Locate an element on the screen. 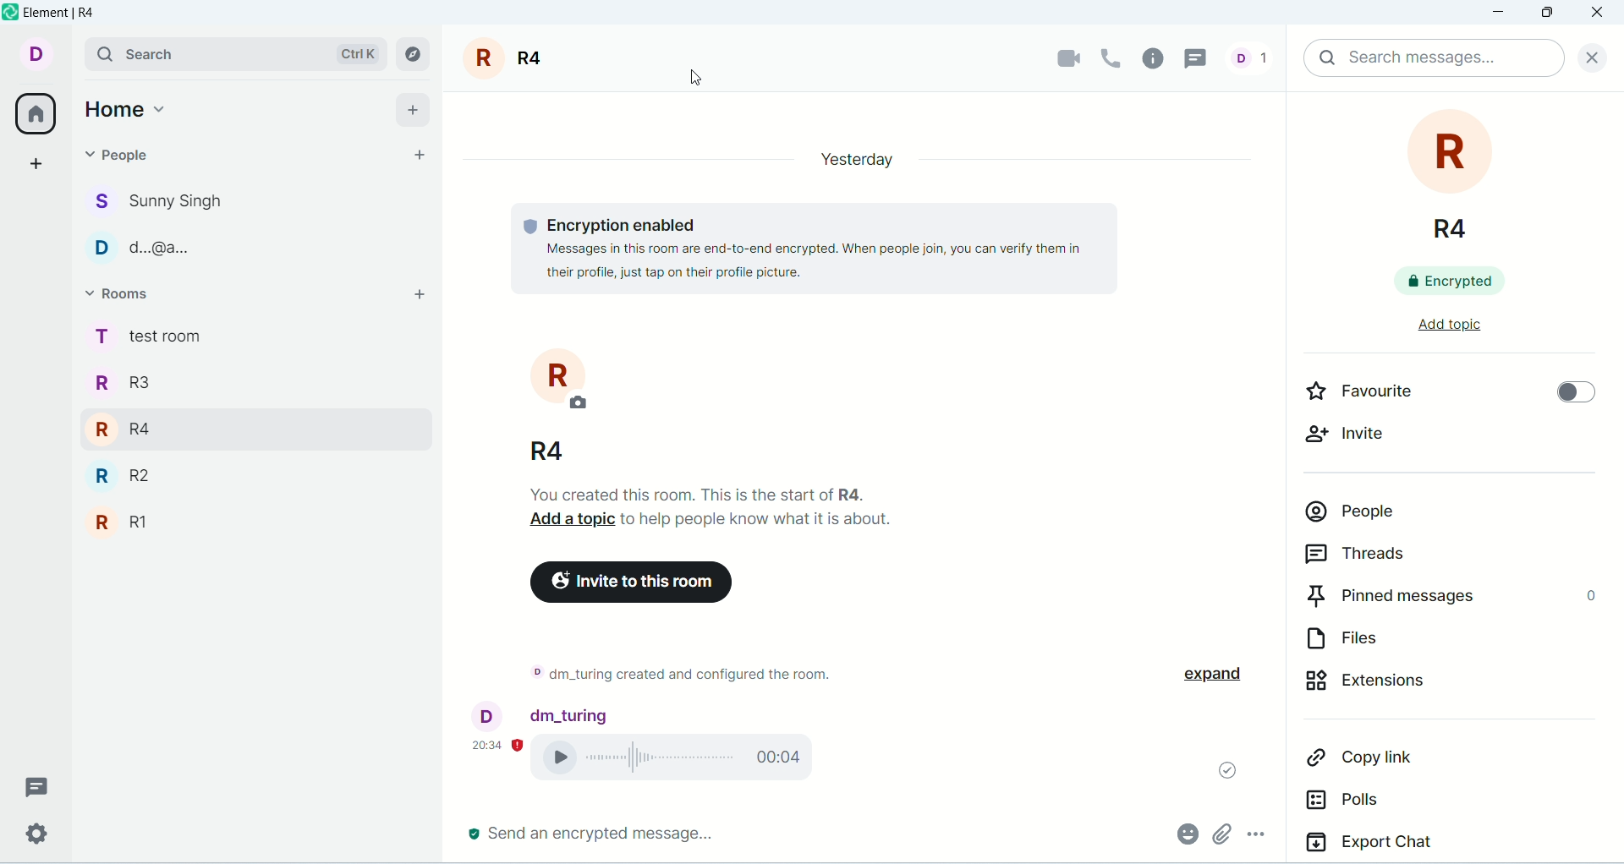  threads is located at coordinates (1202, 57).